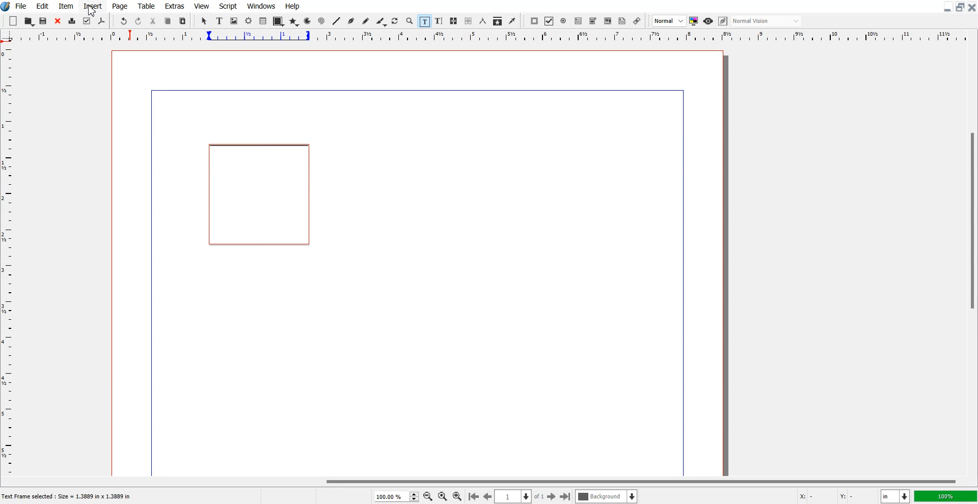 The image size is (978, 504). What do you see at coordinates (44, 21) in the screenshot?
I see `Save` at bounding box center [44, 21].